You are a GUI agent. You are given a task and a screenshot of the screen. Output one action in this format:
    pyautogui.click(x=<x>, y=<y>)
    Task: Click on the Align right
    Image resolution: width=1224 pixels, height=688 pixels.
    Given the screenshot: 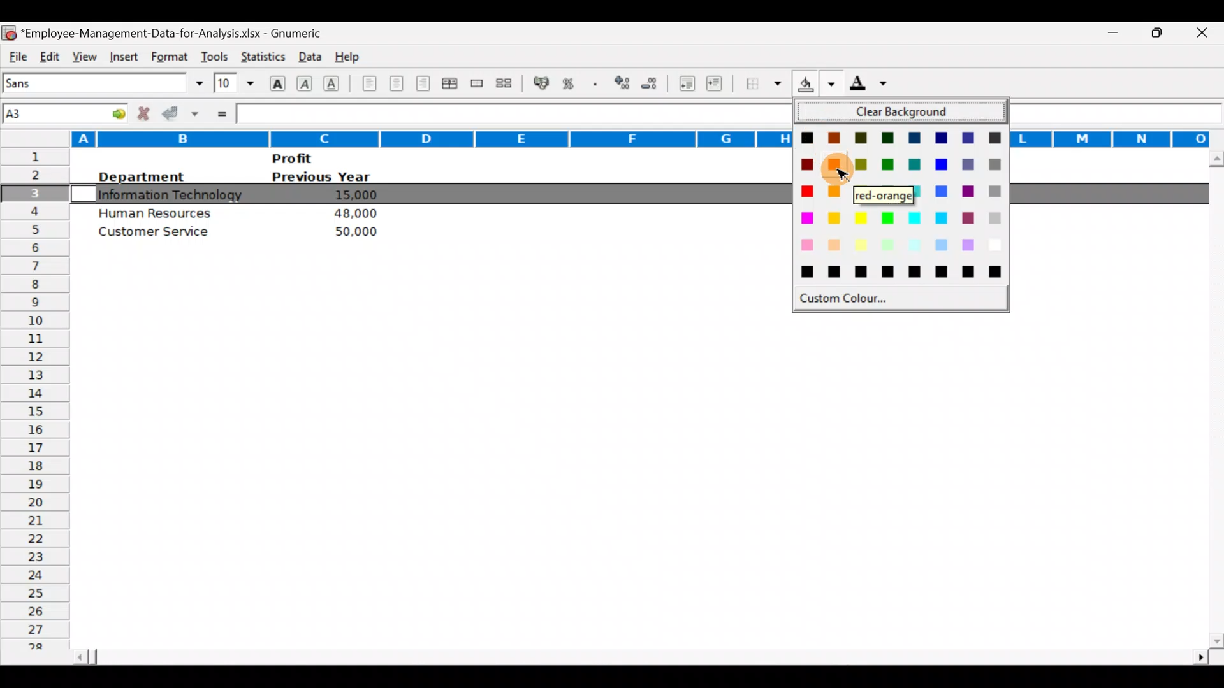 What is the action you would take?
    pyautogui.click(x=425, y=83)
    